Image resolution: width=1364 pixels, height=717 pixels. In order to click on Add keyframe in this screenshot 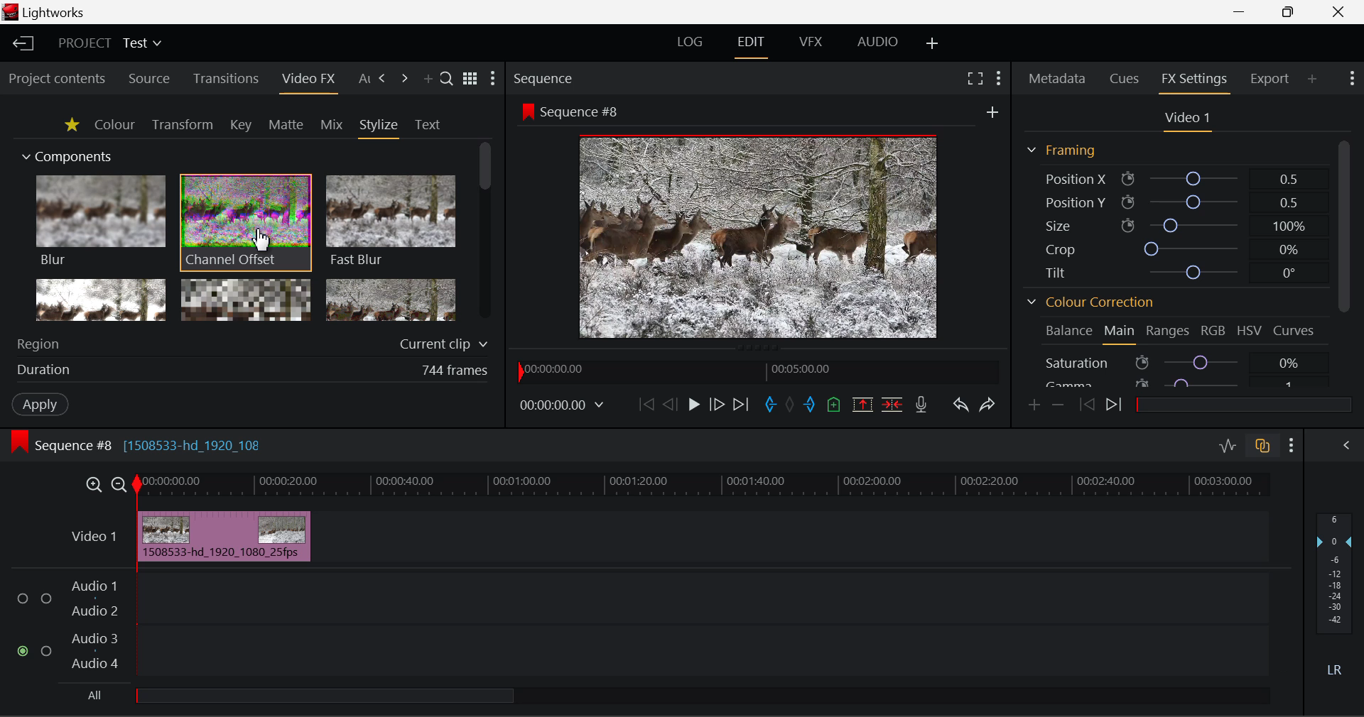, I will do `click(1033, 409)`.